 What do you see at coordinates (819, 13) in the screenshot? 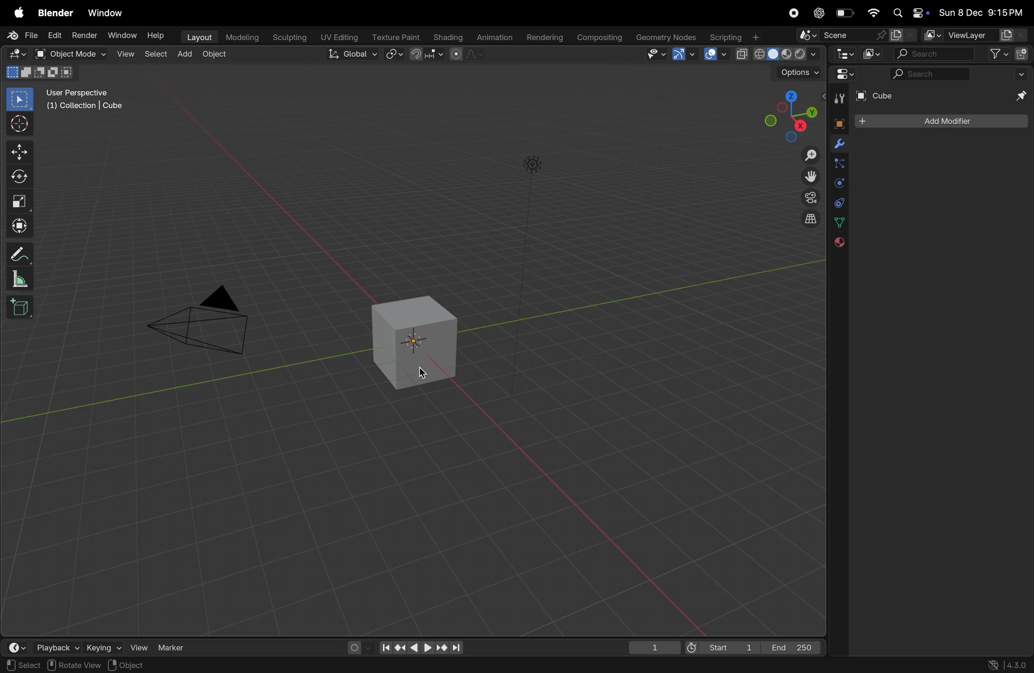
I see `chatgpt` at bounding box center [819, 13].